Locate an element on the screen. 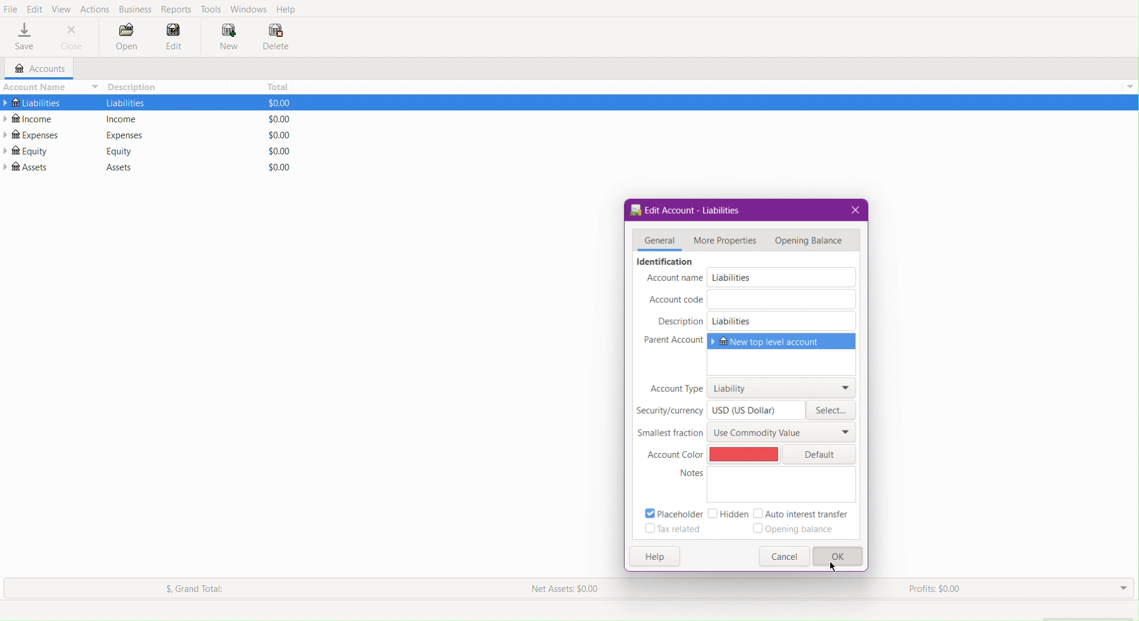 The height and width of the screenshot is (621, 1139). USD is located at coordinates (756, 411).